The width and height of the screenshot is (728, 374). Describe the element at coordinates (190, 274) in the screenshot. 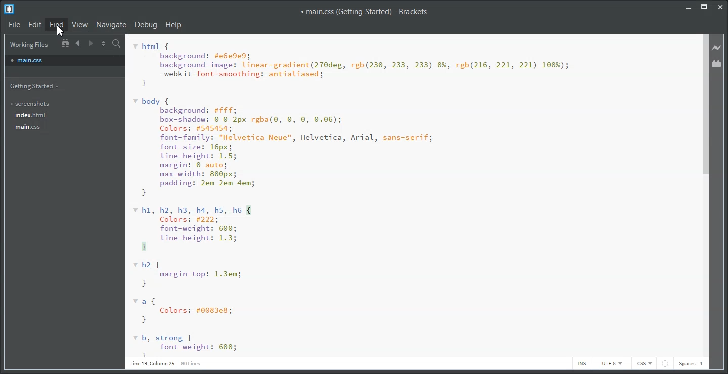

I see `vh2 {
margin-top: 1.3em;
}` at that location.